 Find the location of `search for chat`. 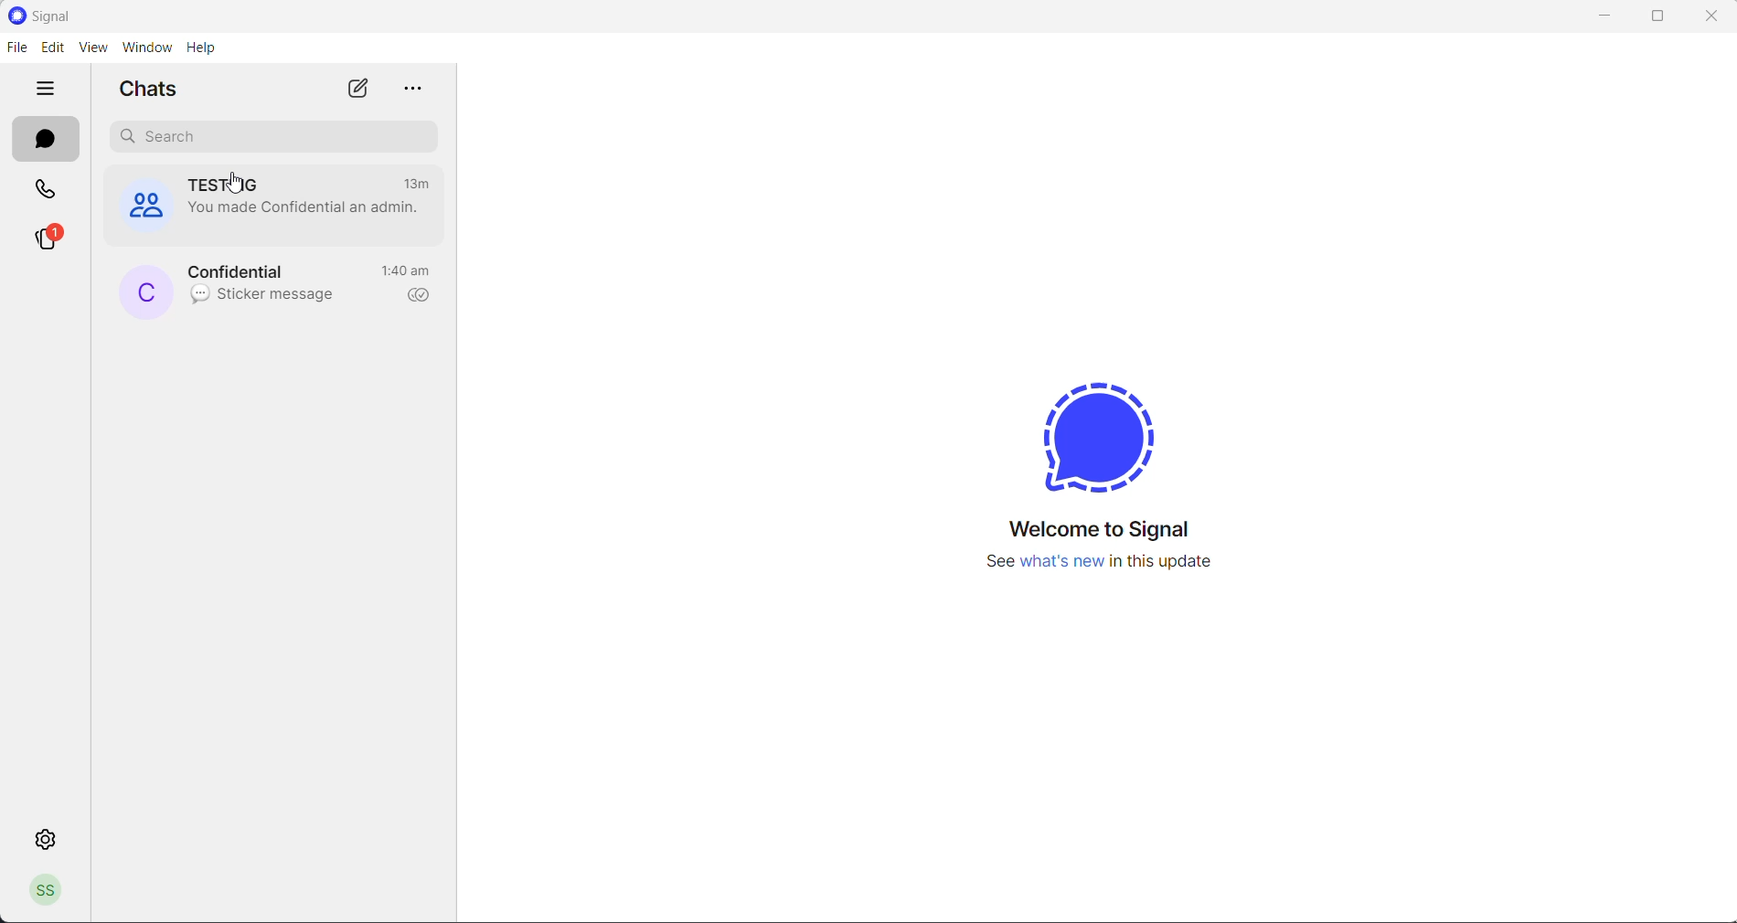

search for chat is located at coordinates (277, 139).